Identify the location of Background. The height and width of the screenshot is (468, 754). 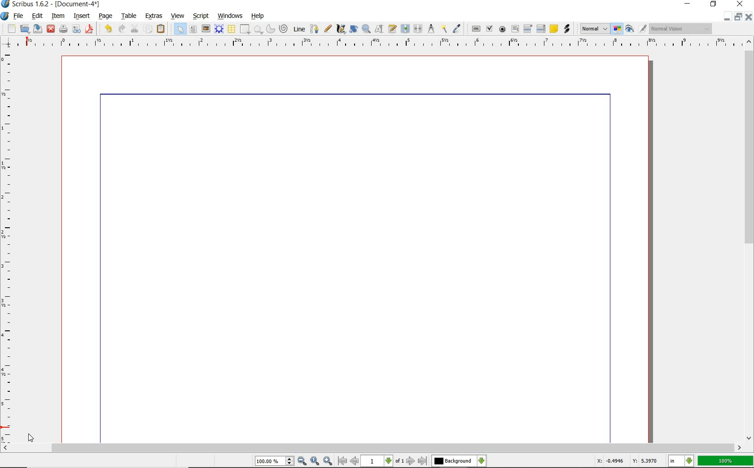
(459, 461).